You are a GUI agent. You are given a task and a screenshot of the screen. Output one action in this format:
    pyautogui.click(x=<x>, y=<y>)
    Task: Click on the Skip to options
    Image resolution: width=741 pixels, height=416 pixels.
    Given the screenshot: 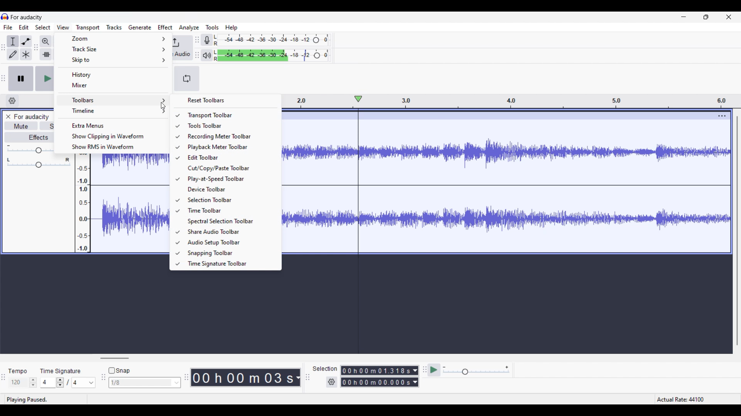 What is the action you would take?
    pyautogui.click(x=114, y=60)
    